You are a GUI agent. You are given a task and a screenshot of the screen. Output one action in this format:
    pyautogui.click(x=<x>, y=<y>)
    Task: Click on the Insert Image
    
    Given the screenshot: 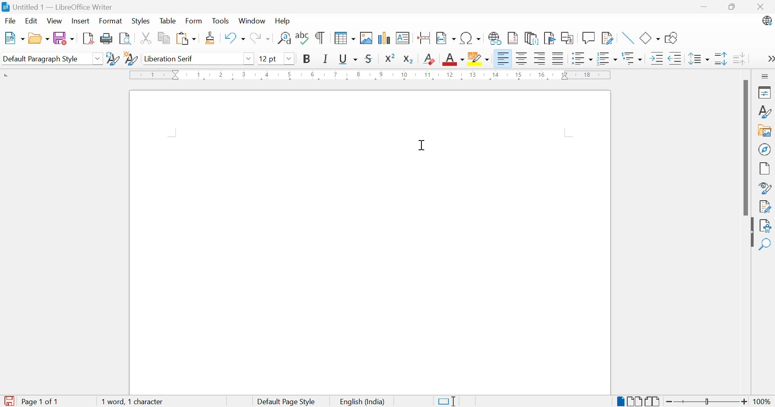 What is the action you would take?
    pyautogui.click(x=367, y=38)
    